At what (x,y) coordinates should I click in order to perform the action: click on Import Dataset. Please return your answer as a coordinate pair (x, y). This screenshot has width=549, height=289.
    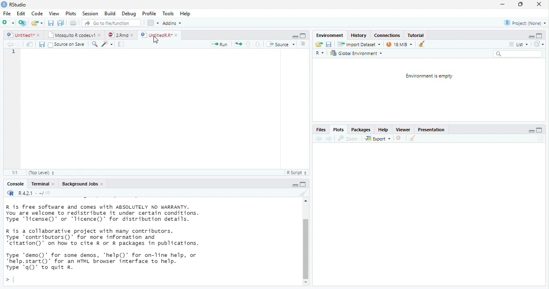
    Looking at the image, I should click on (360, 44).